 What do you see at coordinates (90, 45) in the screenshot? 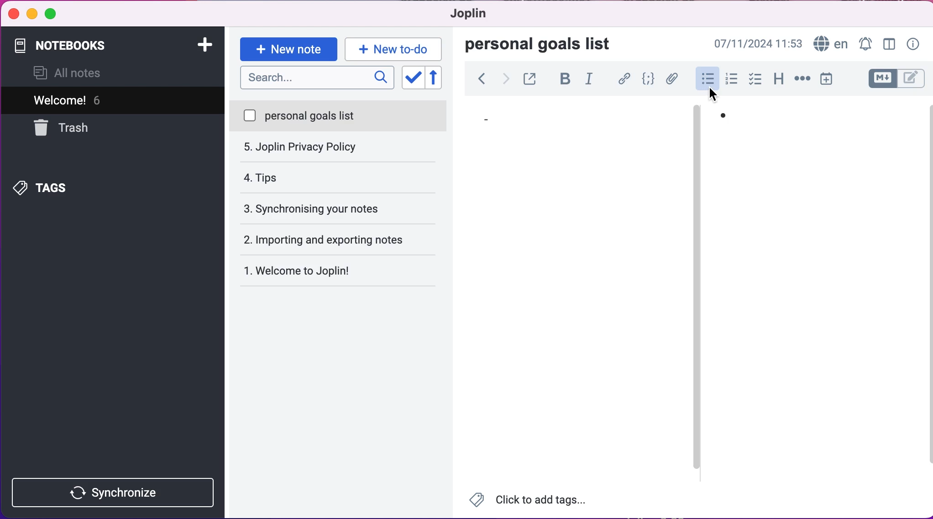
I see `notebooks` at bounding box center [90, 45].